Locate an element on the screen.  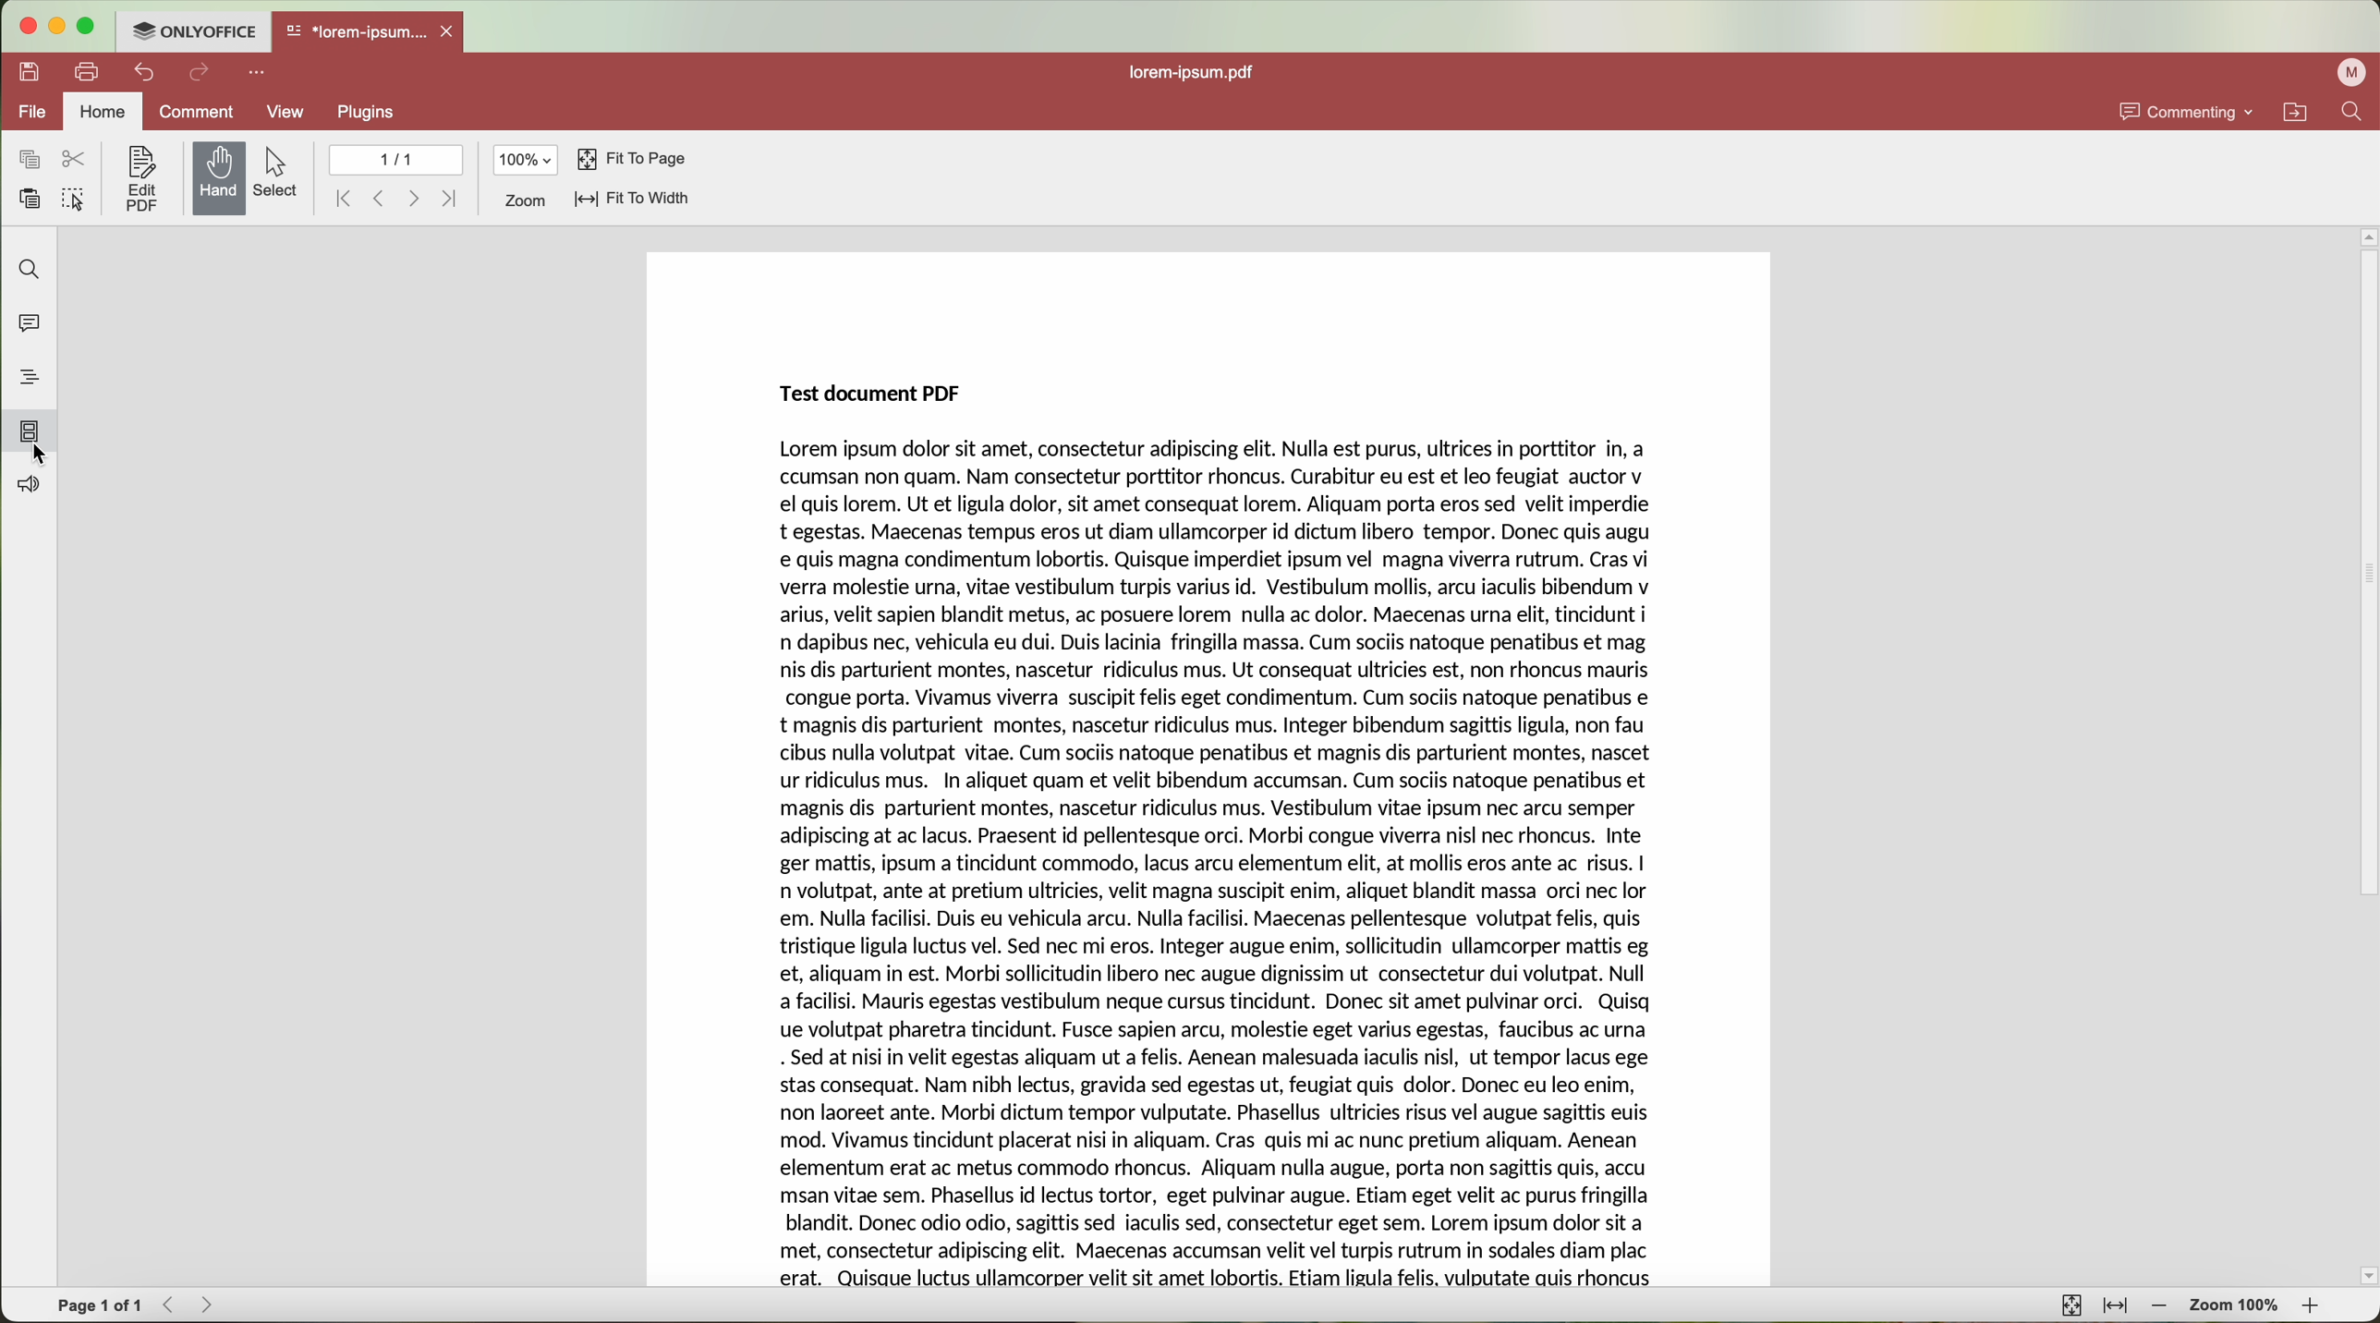
maximize program is located at coordinates (86, 26).